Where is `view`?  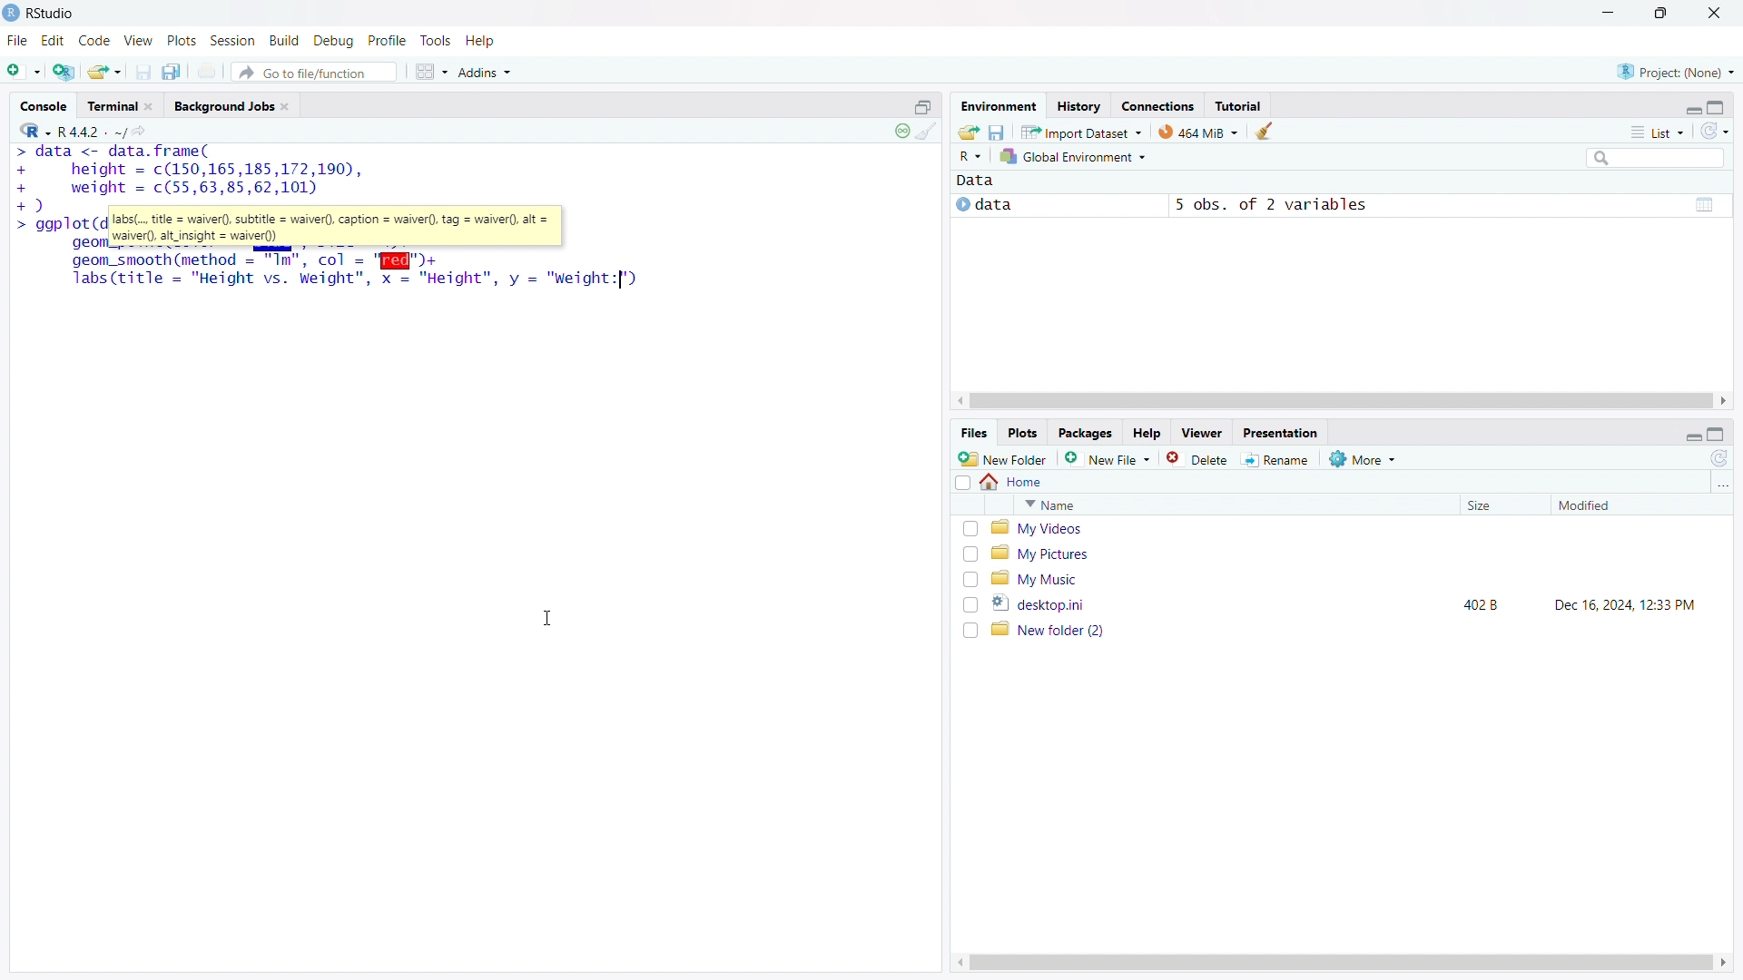
view is located at coordinates (139, 41).